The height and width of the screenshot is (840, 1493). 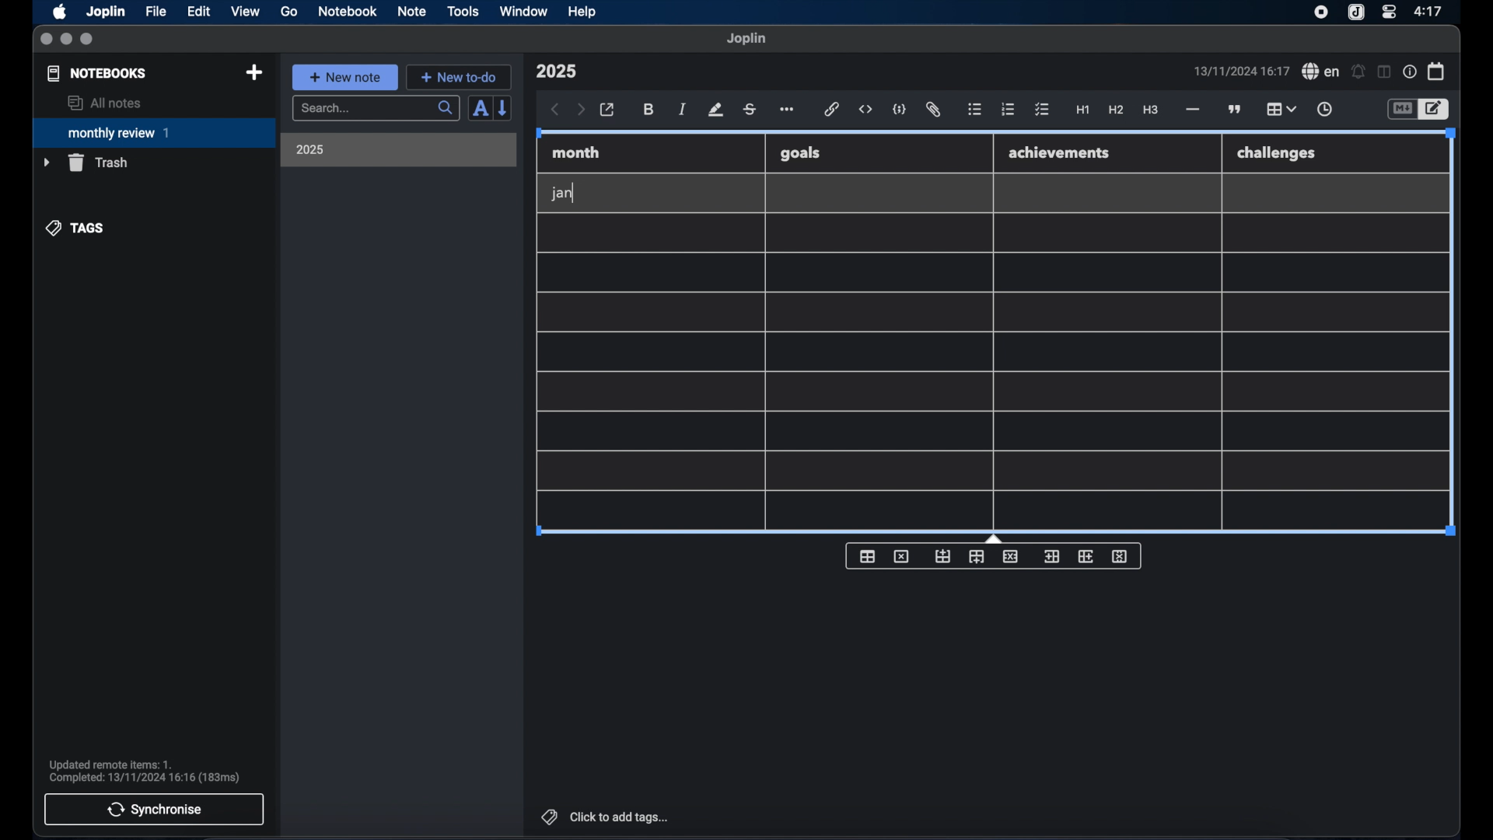 I want to click on heading 3, so click(x=1150, y=110).